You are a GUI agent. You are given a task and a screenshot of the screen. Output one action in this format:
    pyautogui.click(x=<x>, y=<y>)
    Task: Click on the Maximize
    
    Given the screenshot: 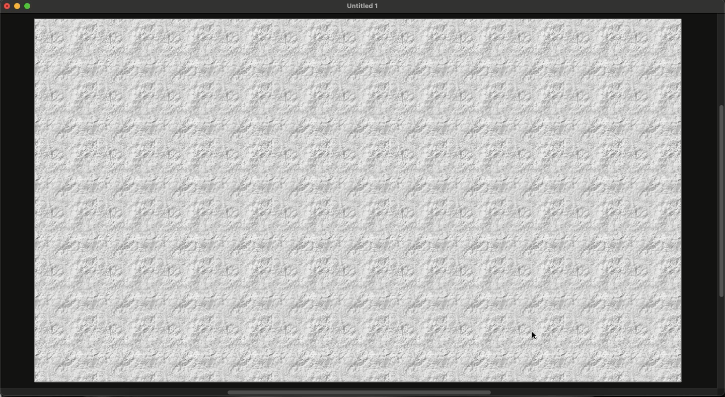 What is the action you would take?
    pyautogui.click(x=29, y=7)
    